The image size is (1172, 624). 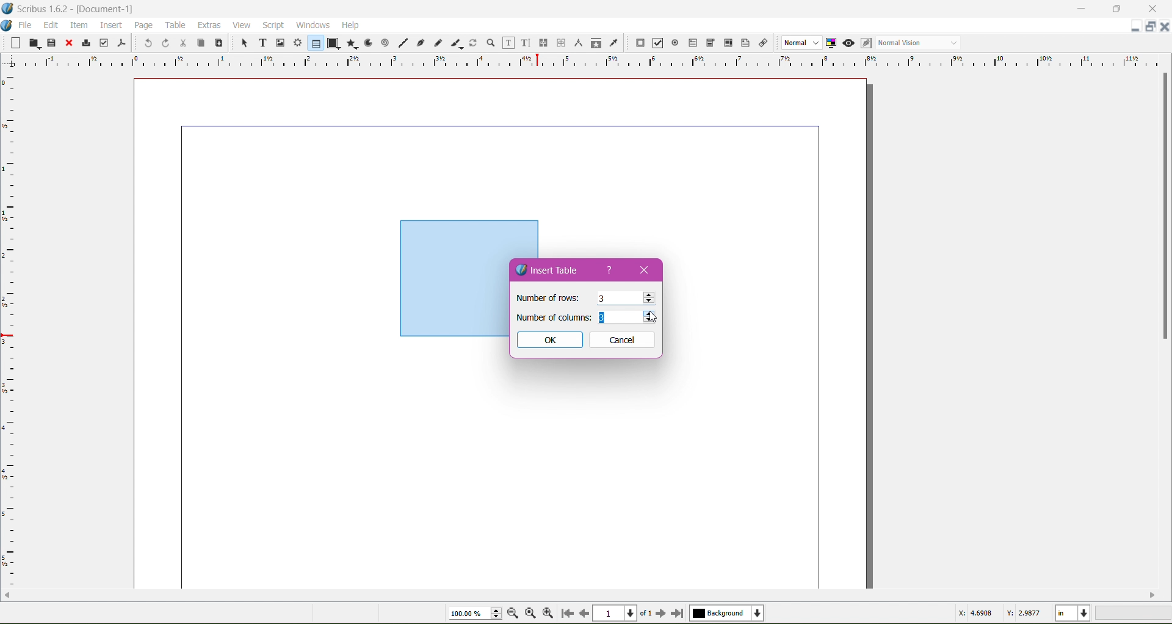 What do you see at coordinates (239, 42) in the screenshot?
I see `Select Item` at bounding box center [239, 42].